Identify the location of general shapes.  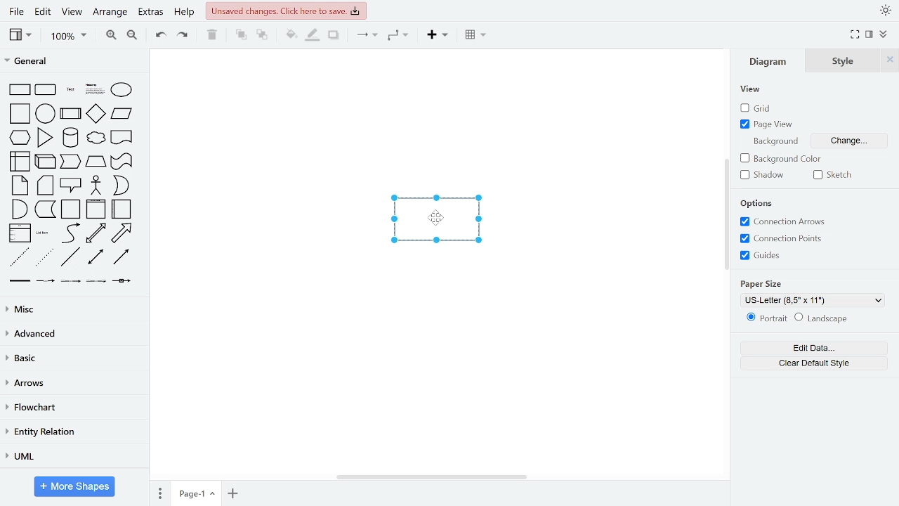
(44, 89).